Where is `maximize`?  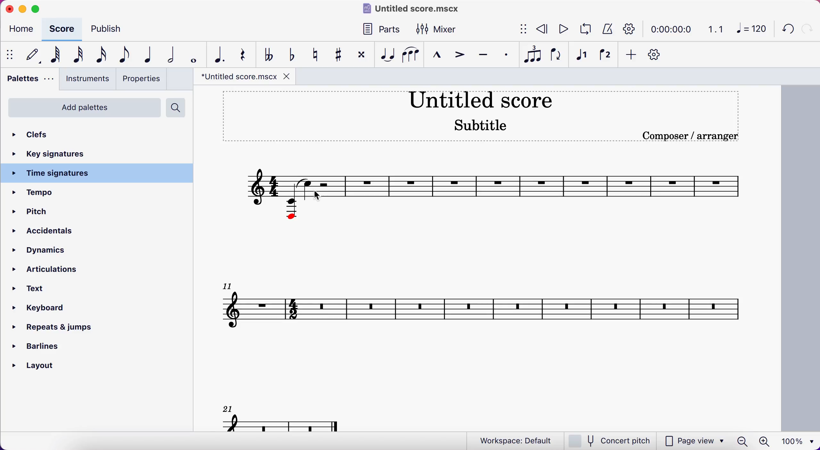
maximize is located at coordinates (40, 9).